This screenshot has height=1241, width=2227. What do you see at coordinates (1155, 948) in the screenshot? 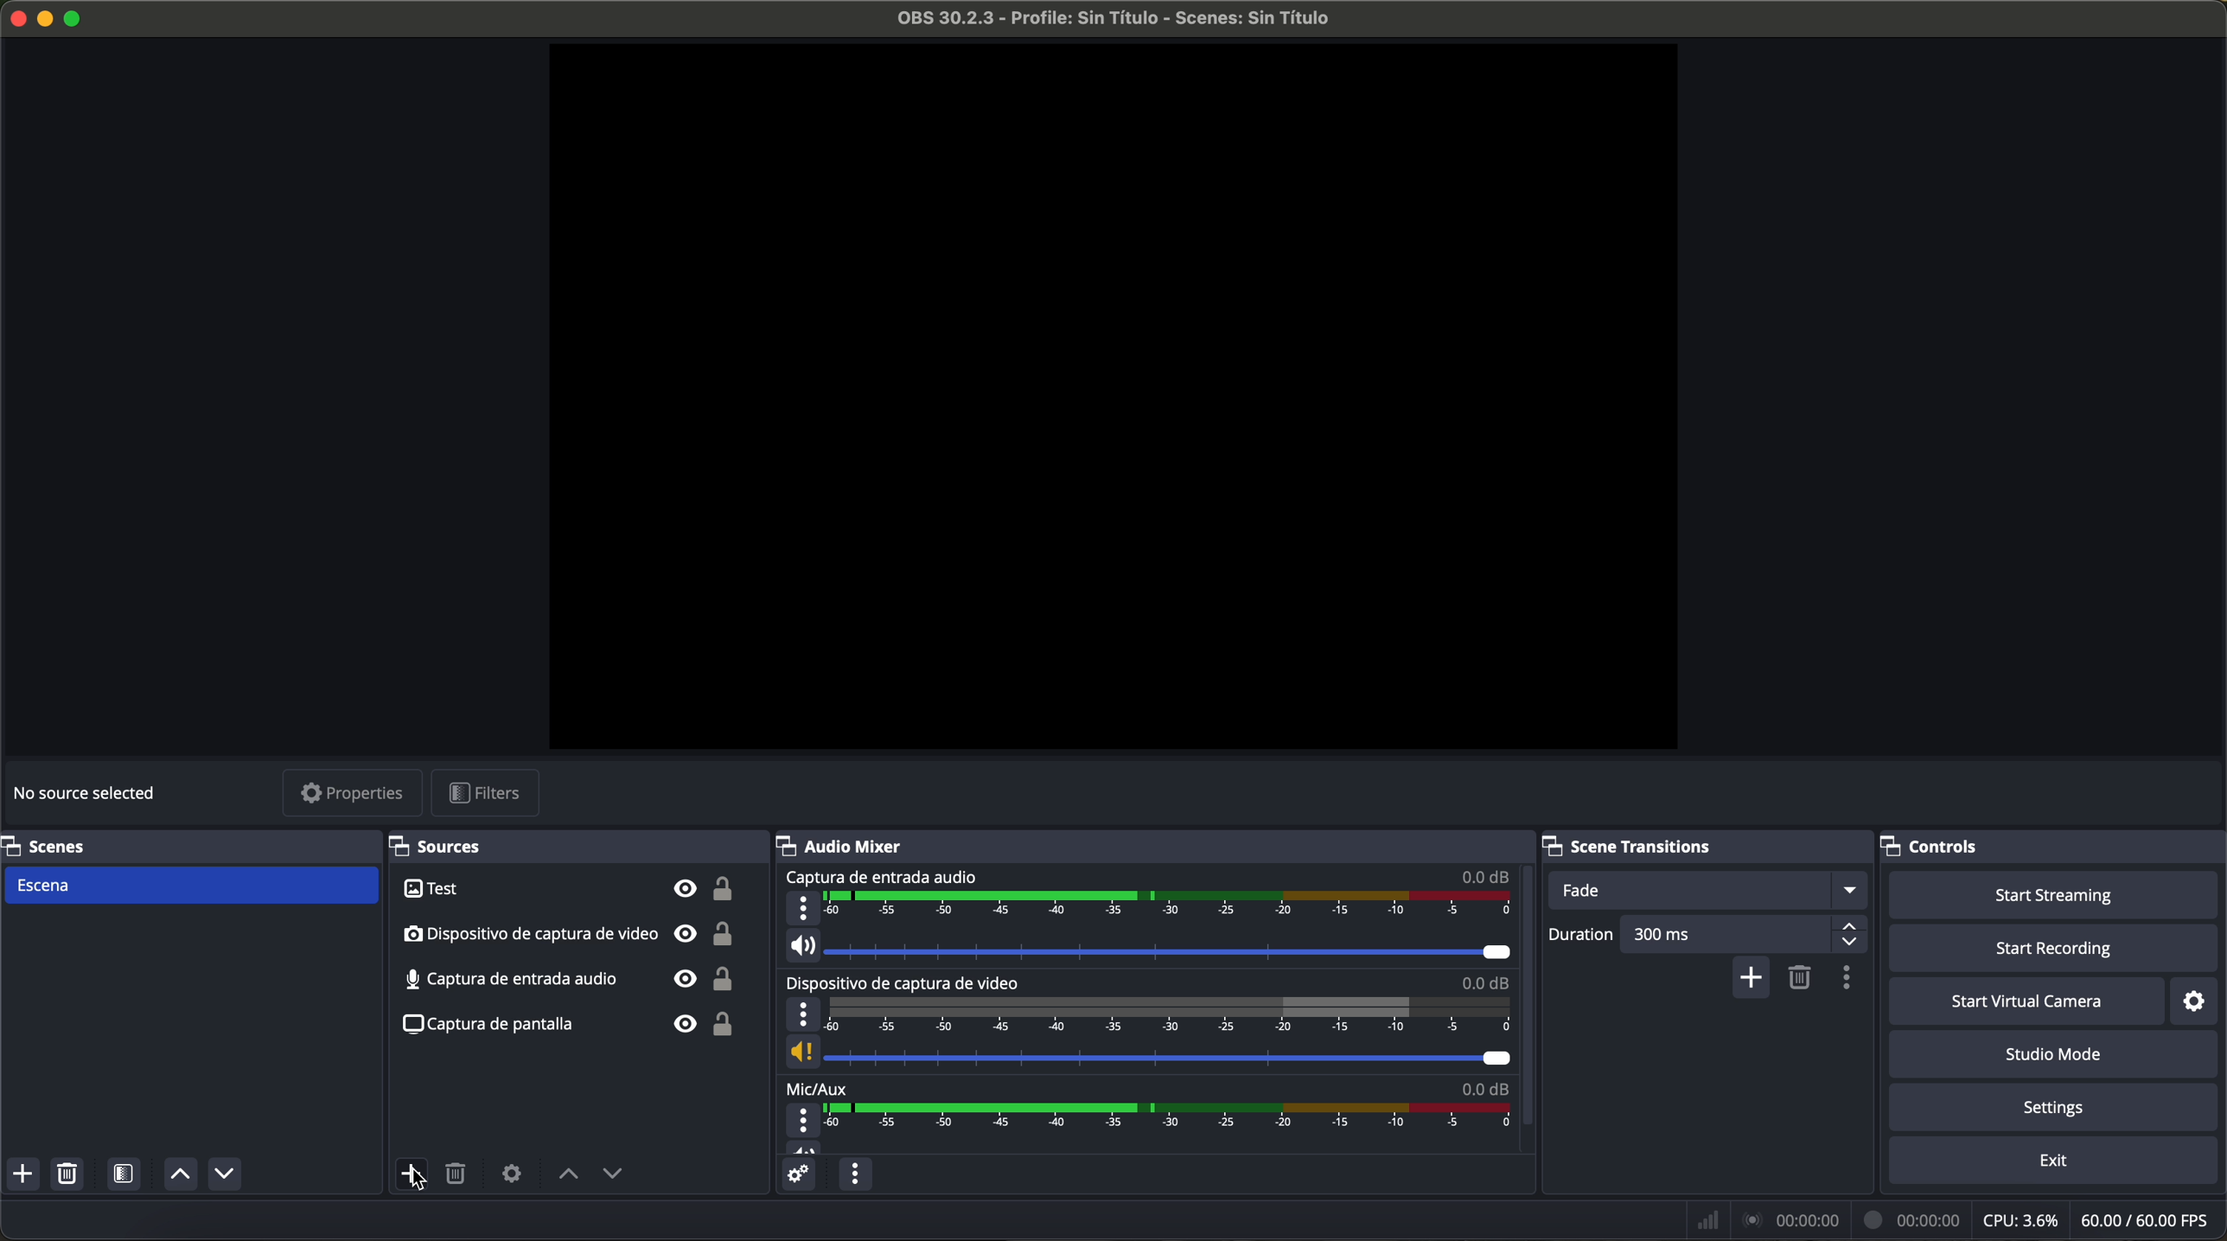
I see `vol` at bounding box center [1155, 948].